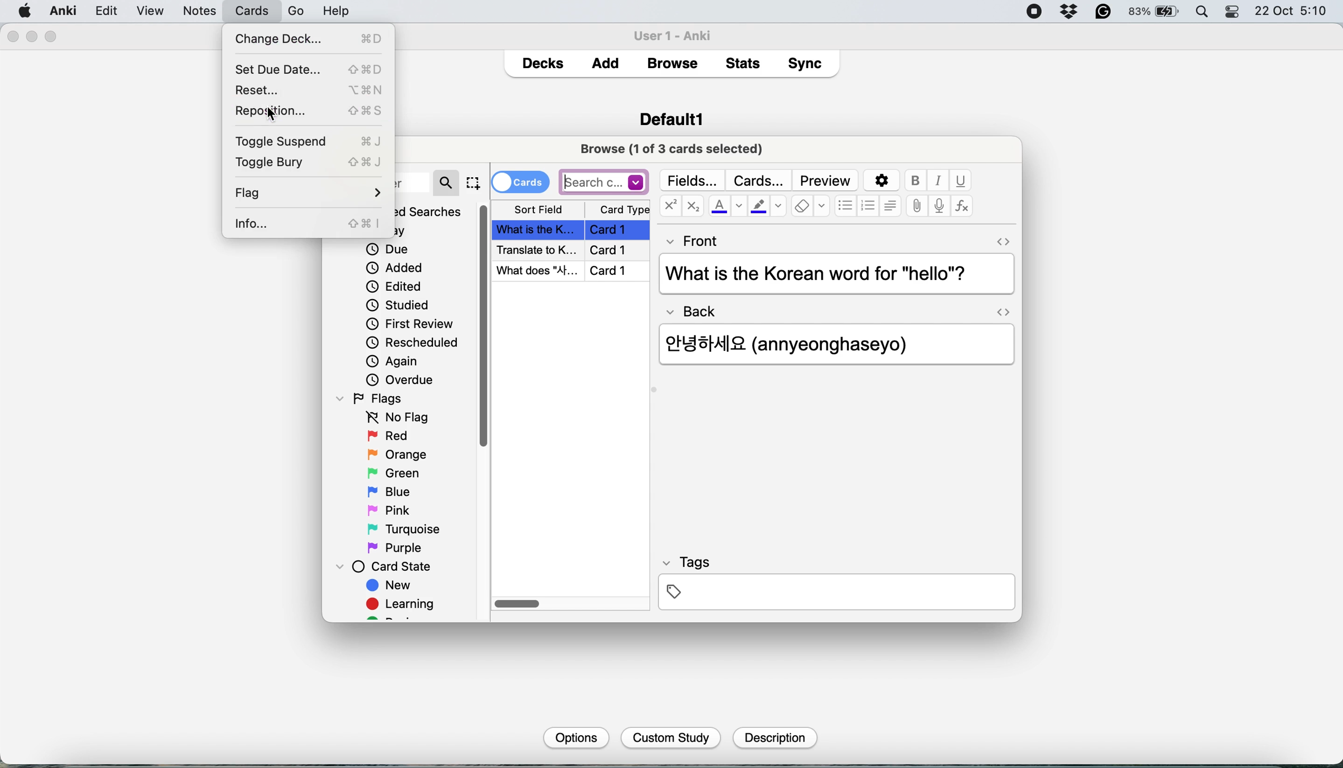  What do you see at coordinates (309, 194) in the screenshot?
I see `flag` at bounding box center [309, 194].